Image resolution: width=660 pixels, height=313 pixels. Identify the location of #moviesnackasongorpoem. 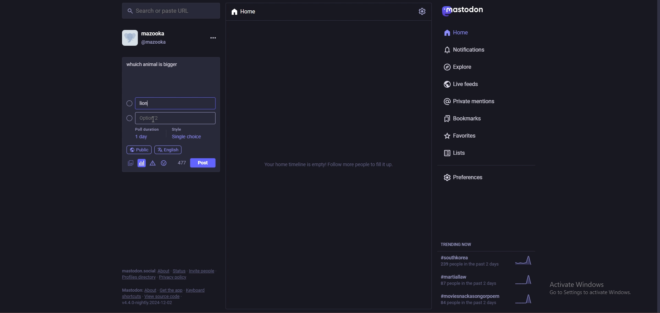
(490, 300).